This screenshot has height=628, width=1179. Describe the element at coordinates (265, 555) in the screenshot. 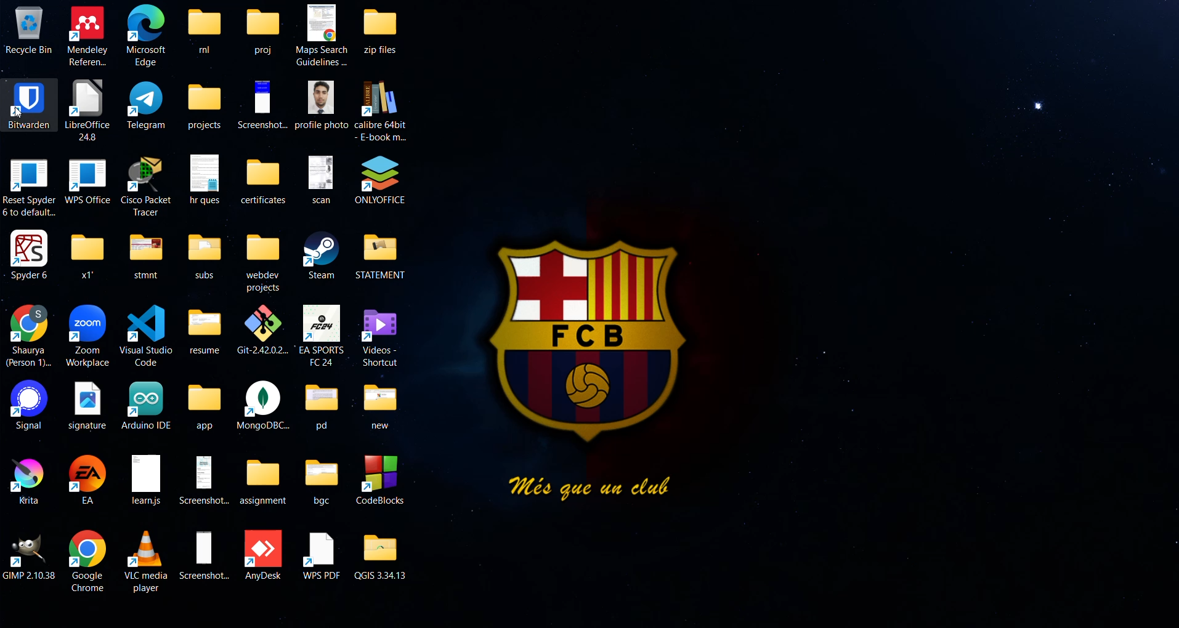

I see `AnyDesk` at that location.